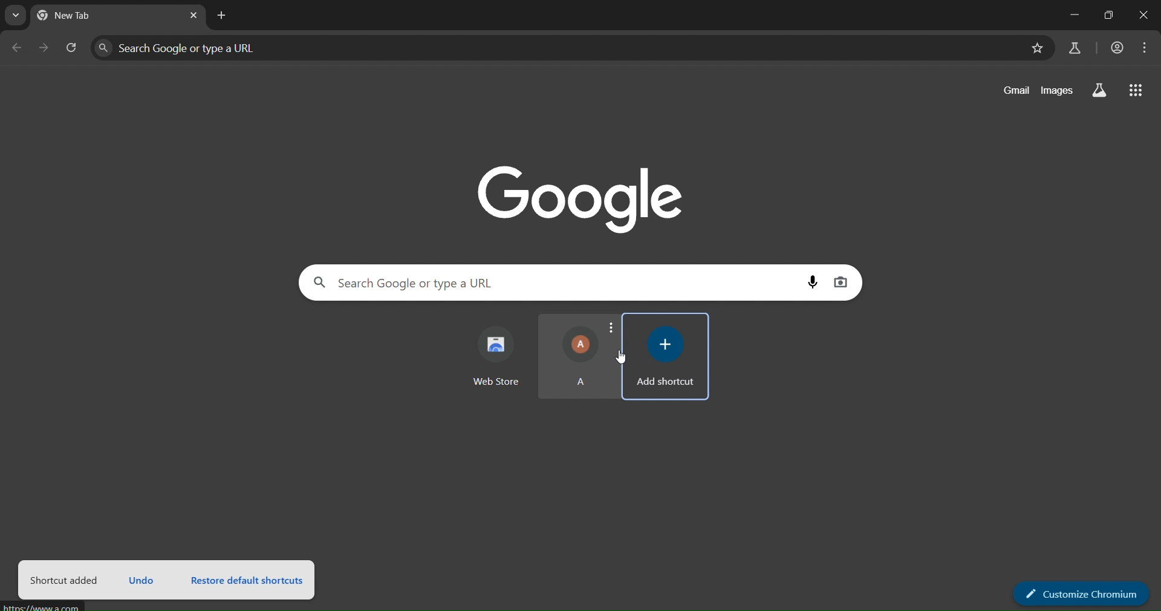  I want to click on image search, so click(842, 280).